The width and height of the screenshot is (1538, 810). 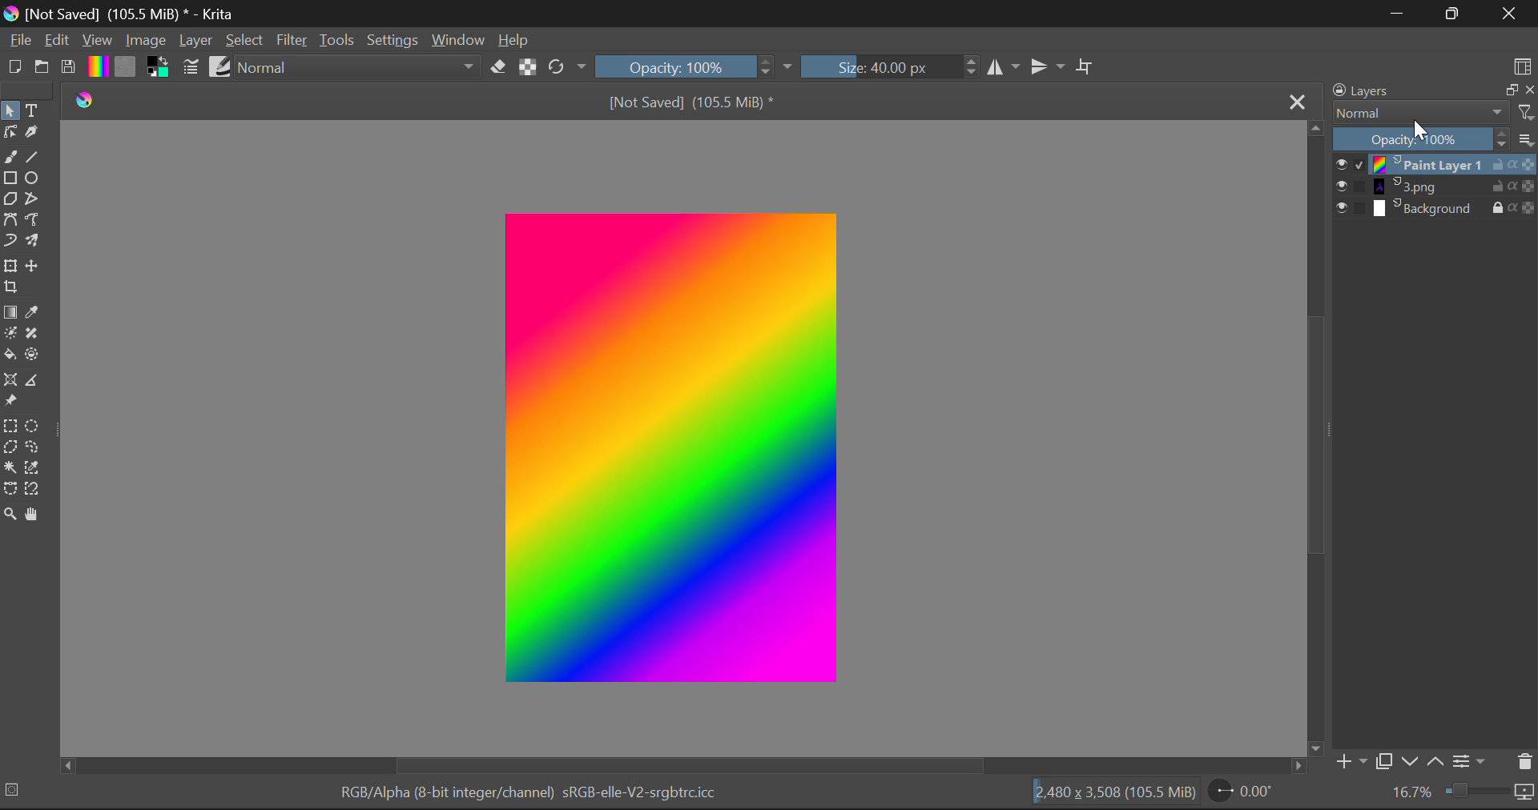 I want to click on Bezier Curve Selection, so click(x=10, y=491).